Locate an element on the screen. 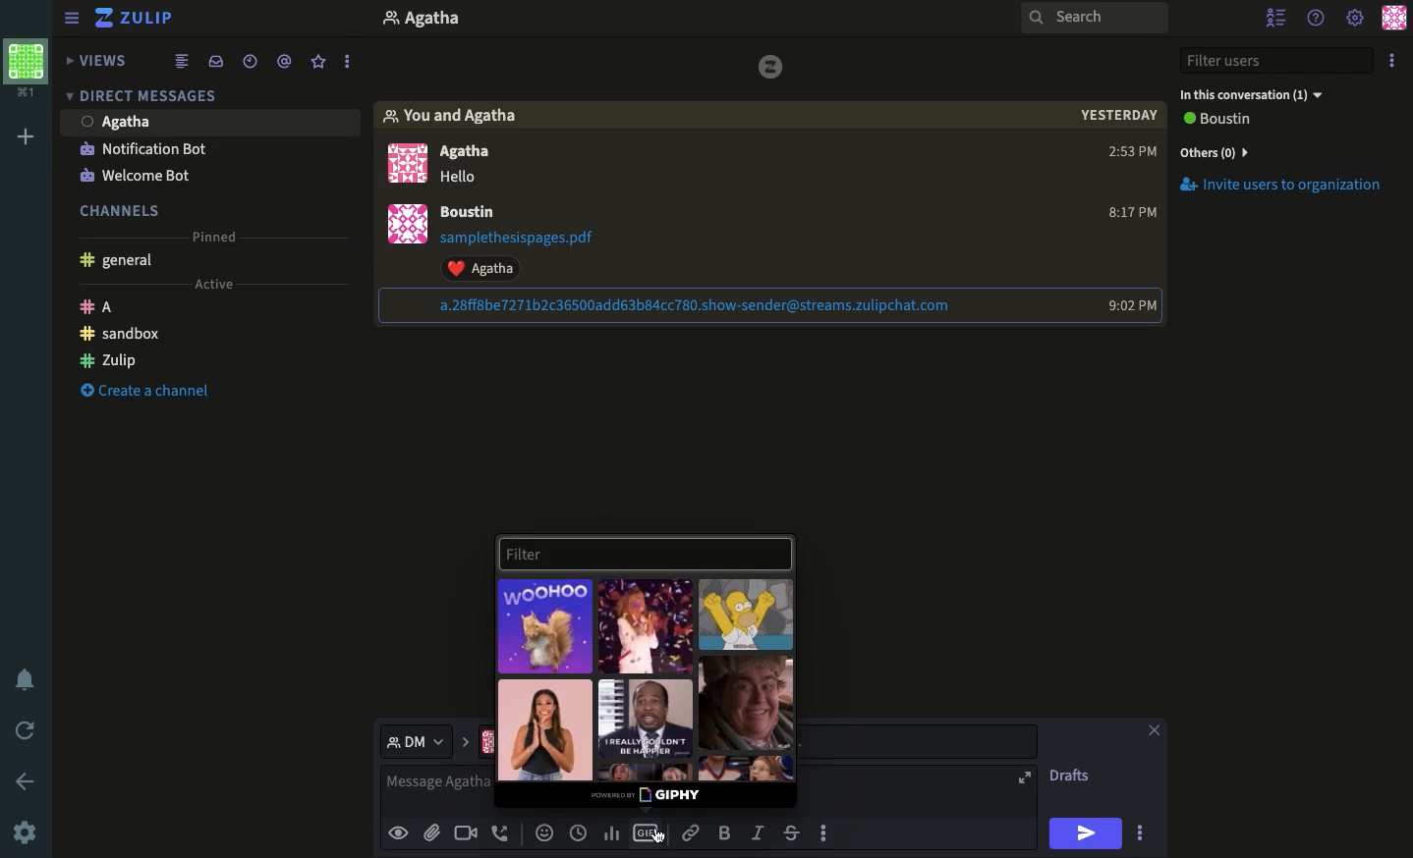 This screenshot has width=1413, height=858. Hide menu is located at coordinates (72, 18).